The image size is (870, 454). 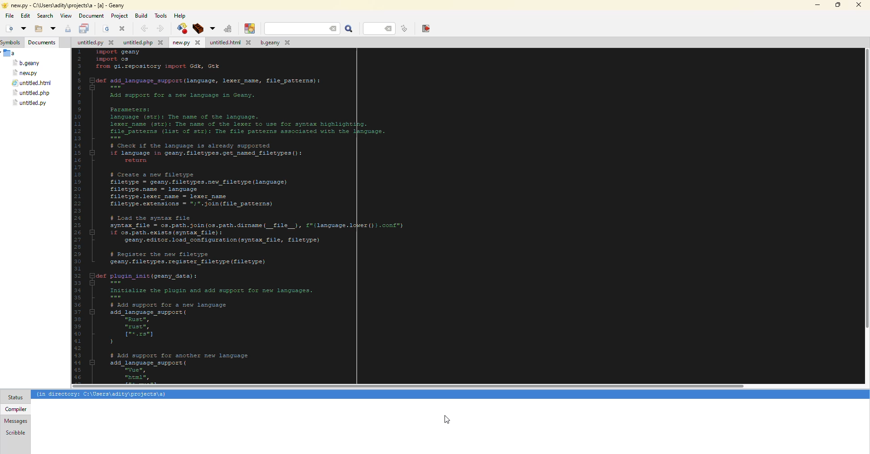 I want to click on build, so click(x=182, y=28).